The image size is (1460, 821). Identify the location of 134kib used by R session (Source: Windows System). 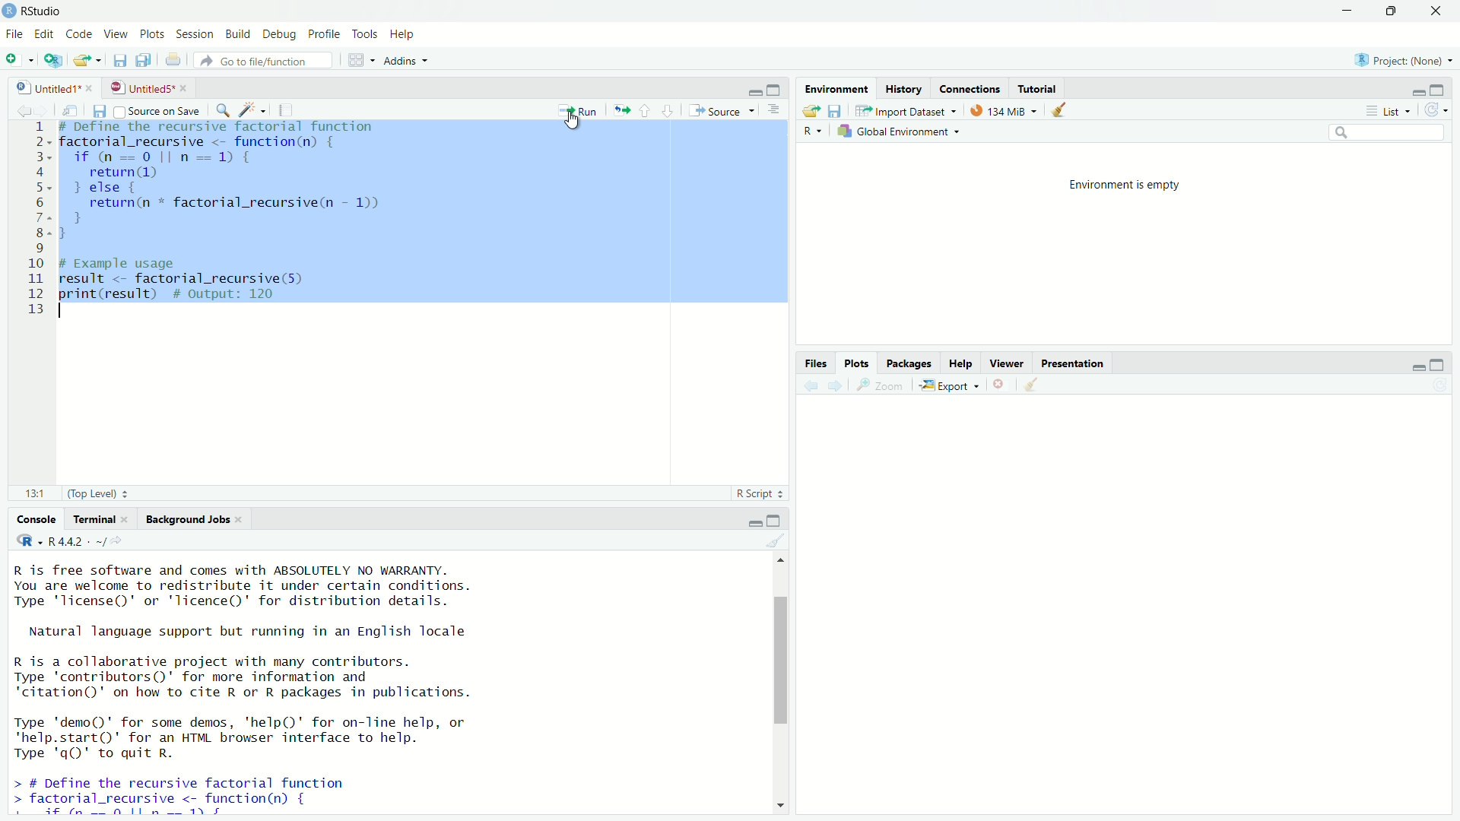
(1008, 109).